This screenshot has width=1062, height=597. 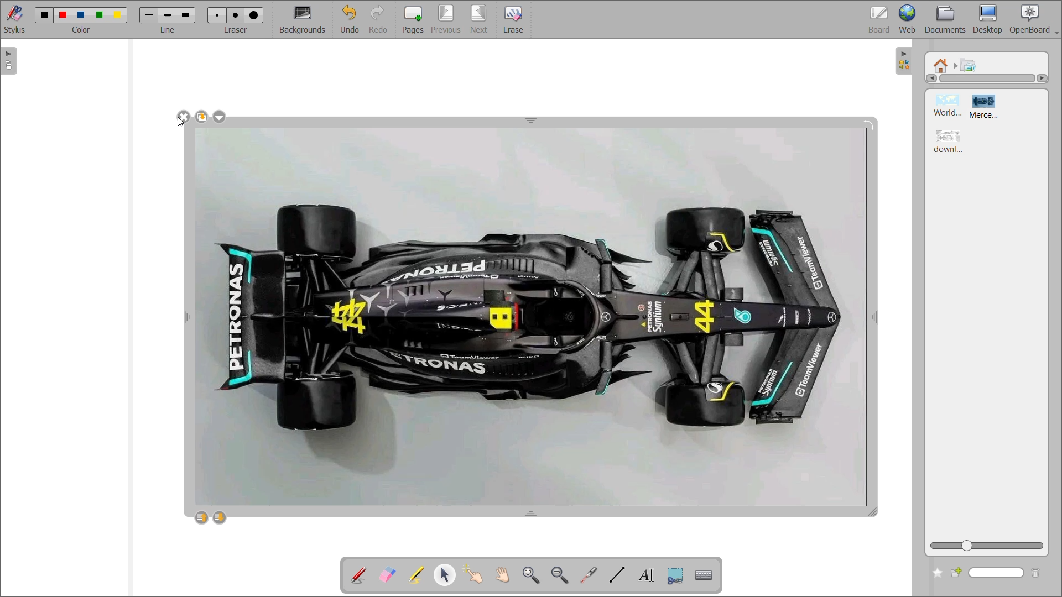 I want to click on line 2, so click(x=165, y=15).